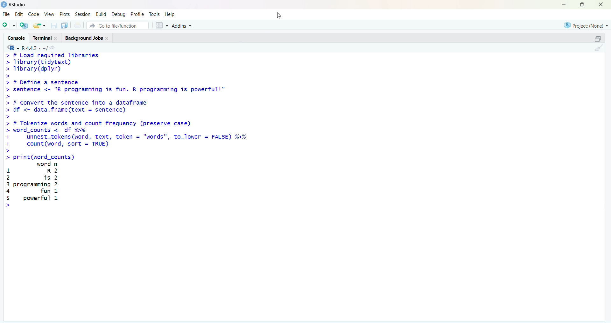 This screenshot has width=611, height=323. I want to click on > print(word_count), so click(43, 157).